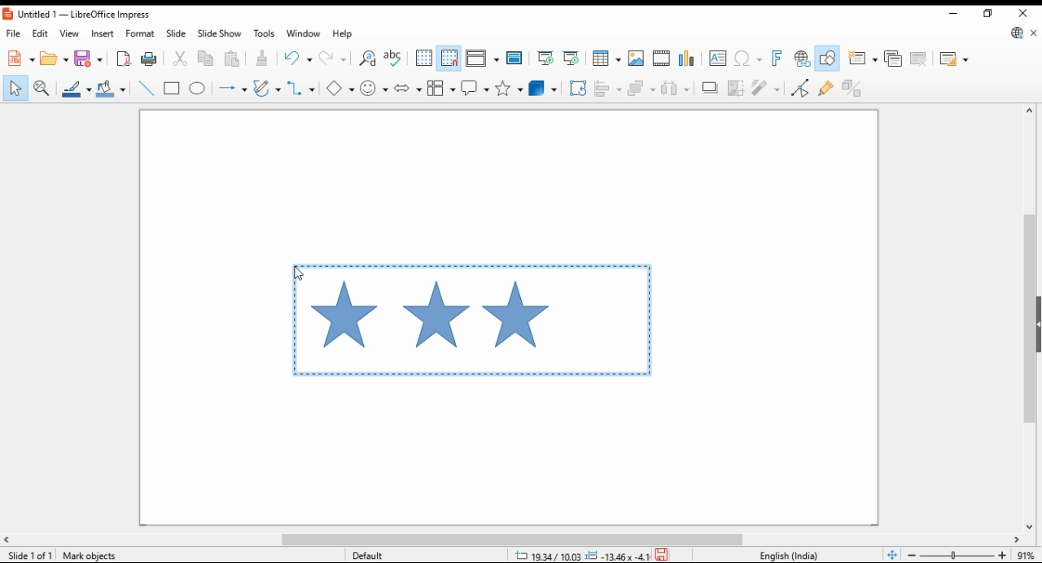 This screenshot has width=1042, height=563. Describe the element at coordinates (263, 33) in the screenshot. I see `tools` at that location.